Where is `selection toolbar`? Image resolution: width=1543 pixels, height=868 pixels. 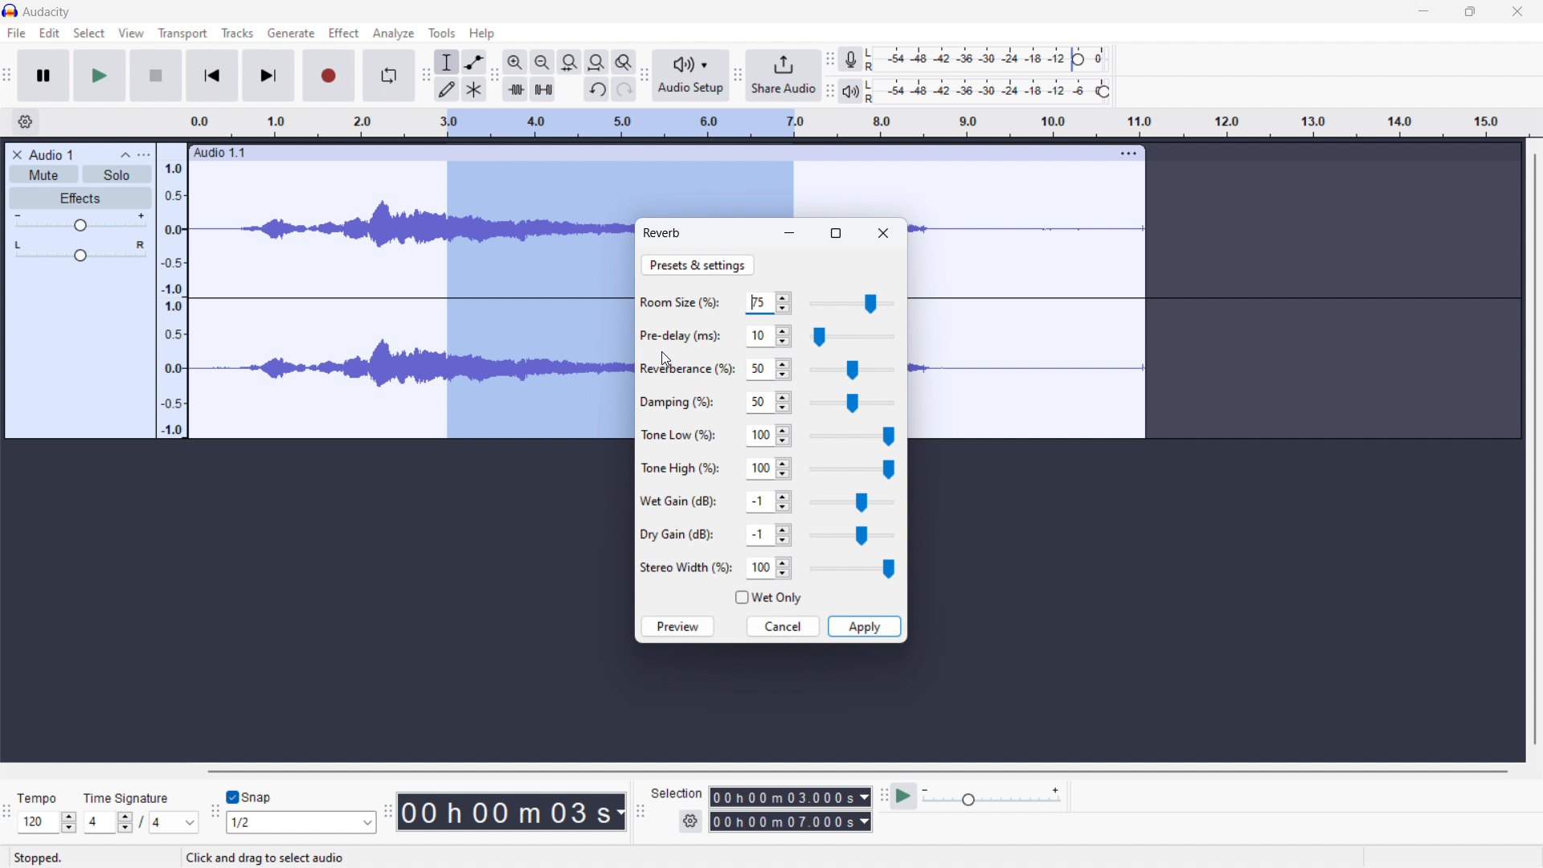 selection toolbar is located at coordinates (640, 812).